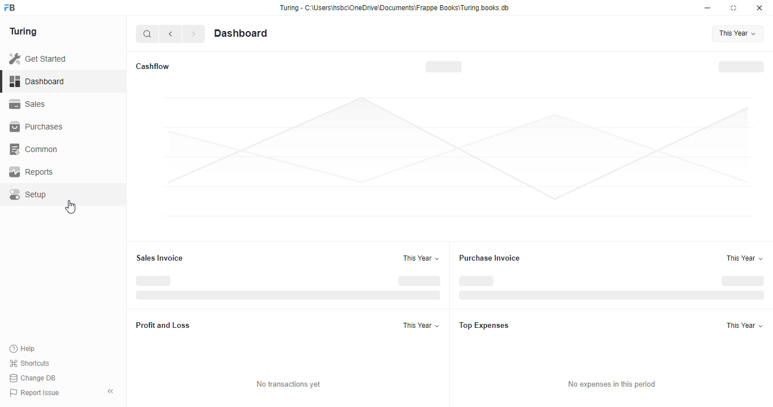  I want to click on Turing - C:\Users\hshc\OneDrive\Documents\Frappe Books\Turing.books.db, so click(396, 8).